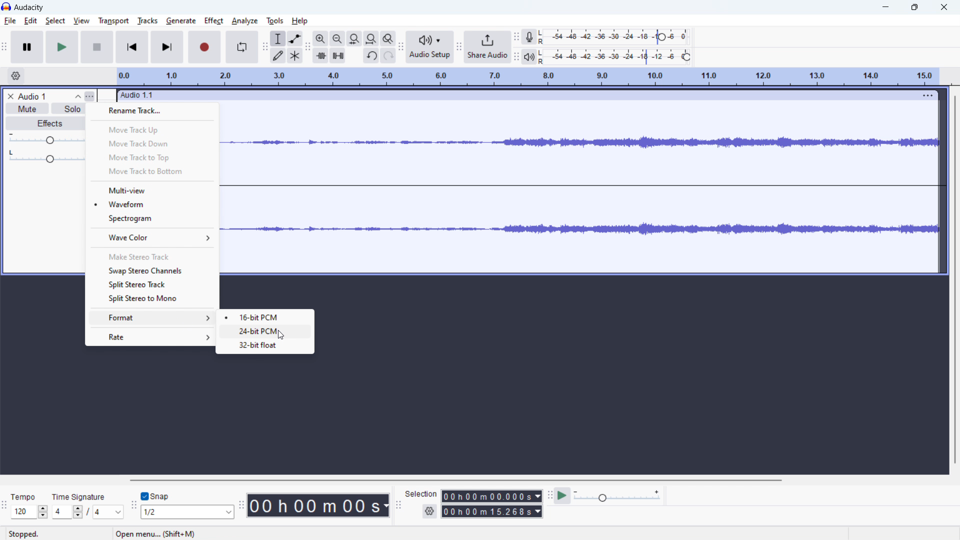  What do you see at coordinates (113, 20) in the screenshot?
I see `transport` at bounding box center [113, 20].